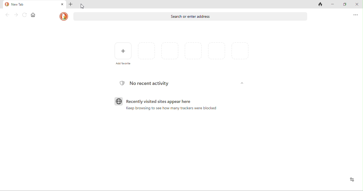  Describe the element at coordinates (174, 101) in the screenshot. I see `recently visited sites apear here` at that location.